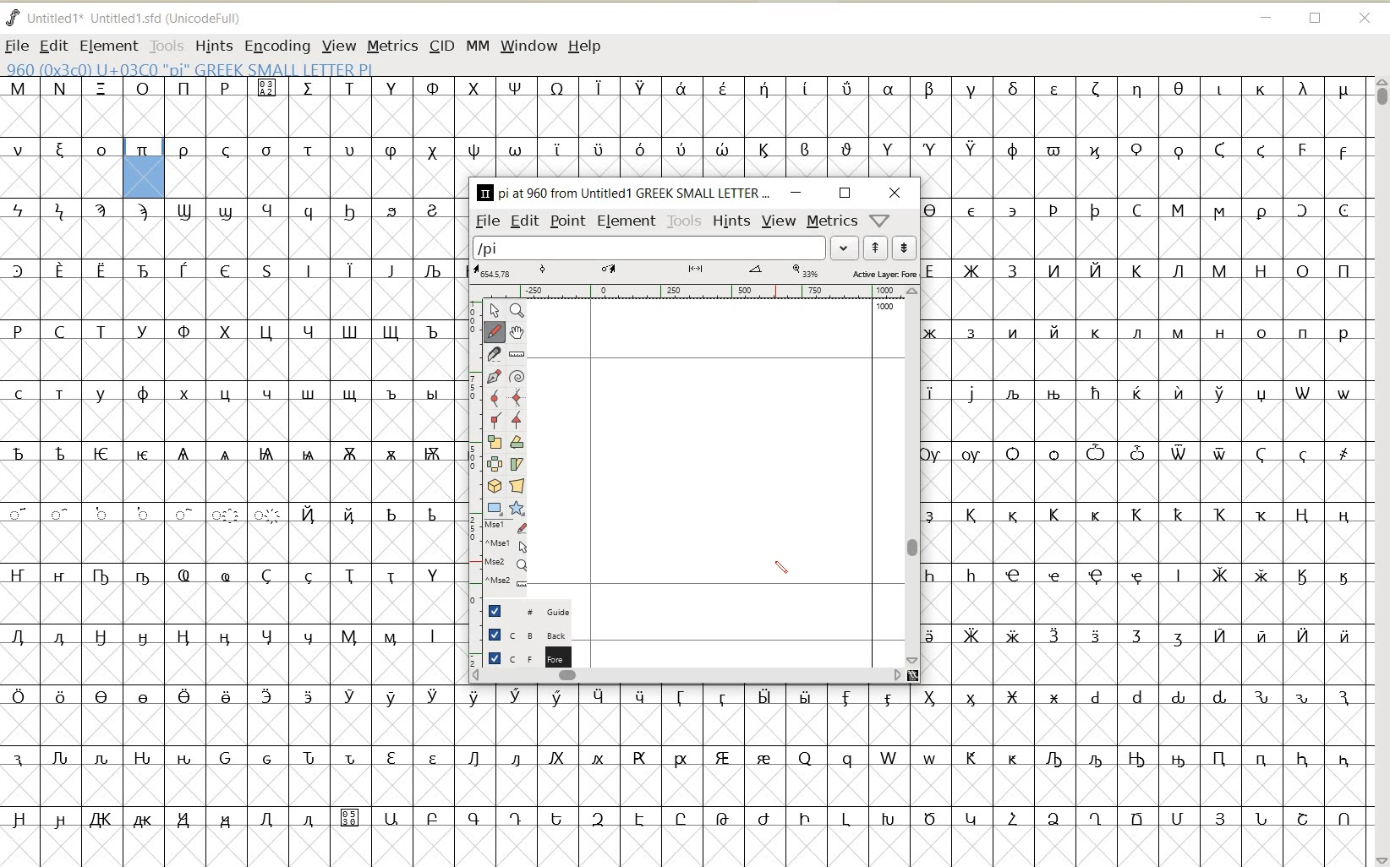  Describe the element at coordinates (1267, 18) in the screenshot. I see `MINIMIZE` at that location.